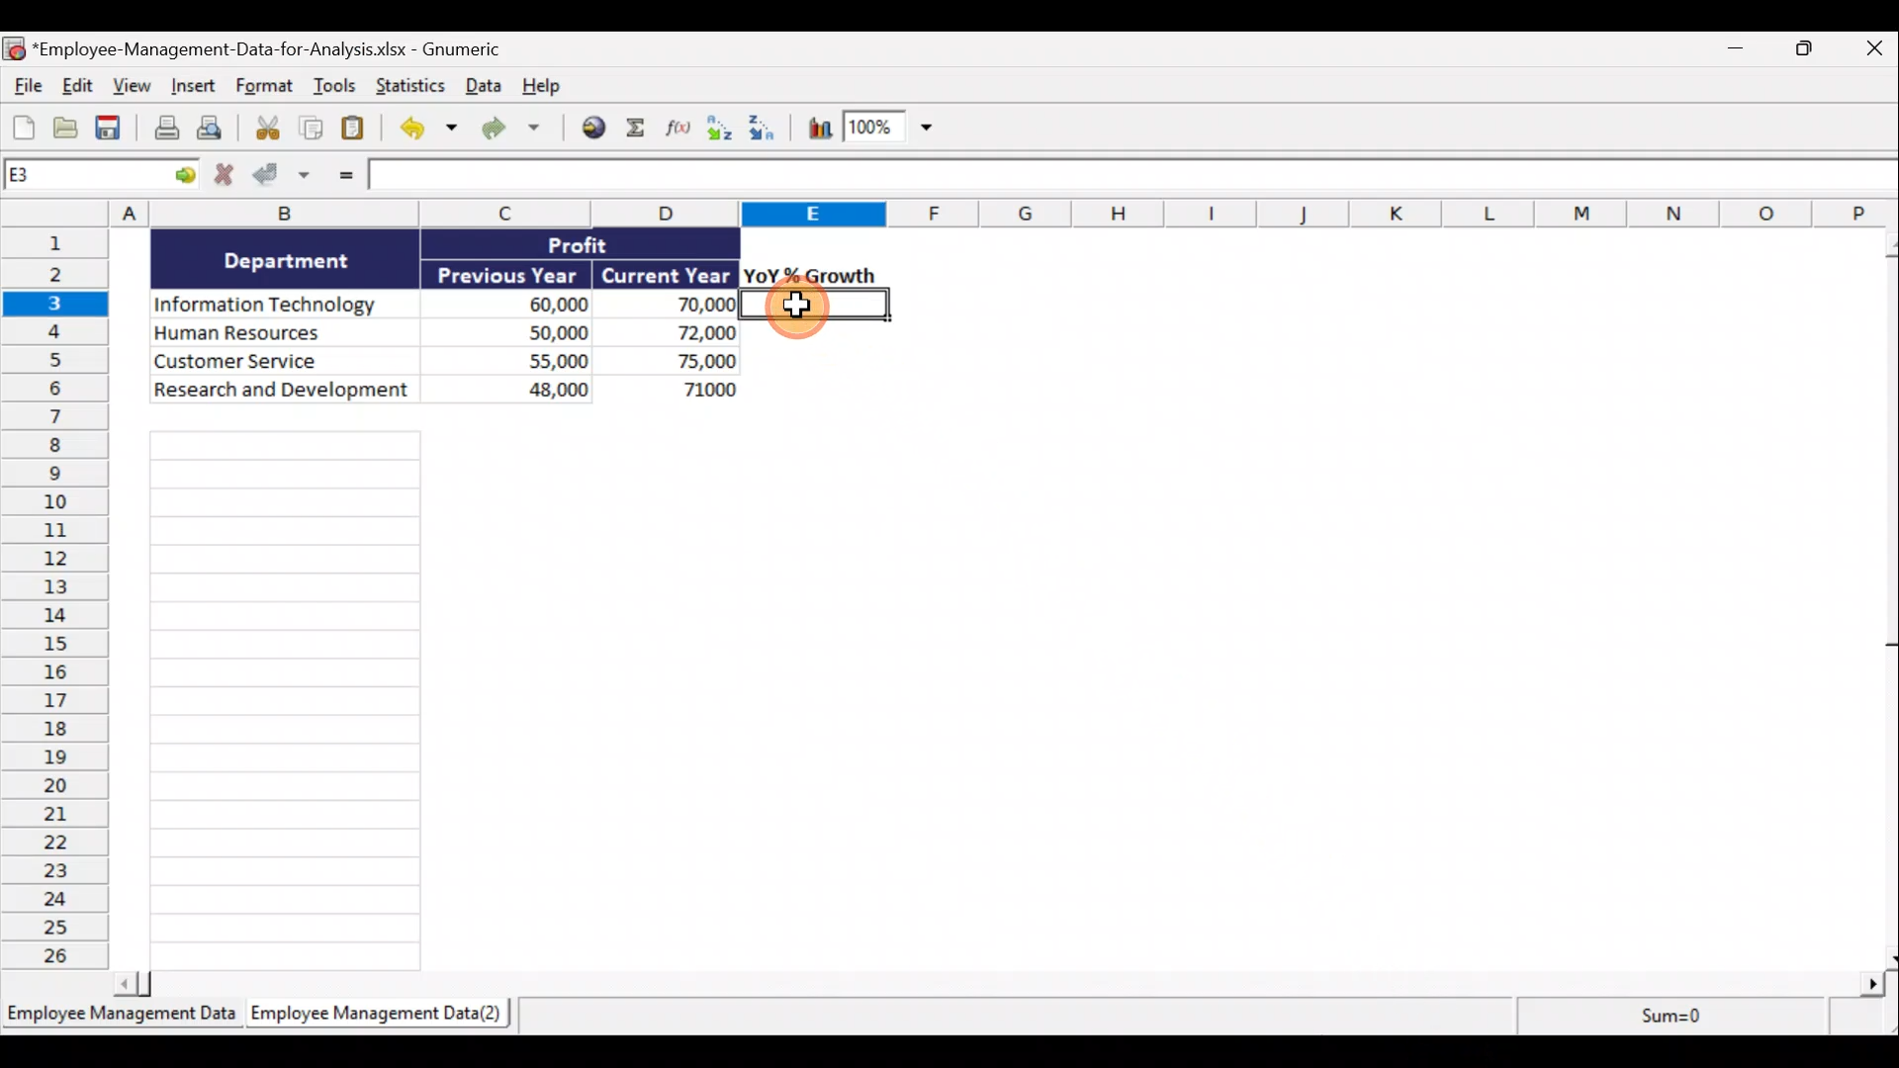 This screenshot has width=1899, height=1068. I want to click on Cells, so click(287, 700).